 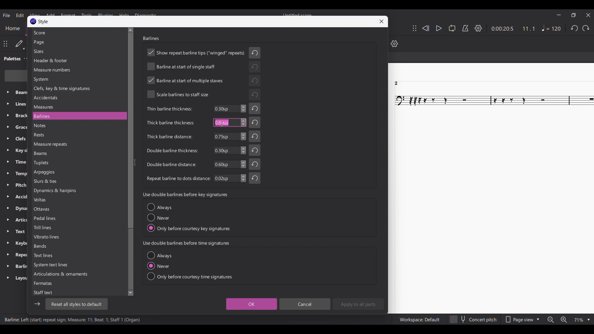 I want to click on Close window, so click(x=381, y=21).